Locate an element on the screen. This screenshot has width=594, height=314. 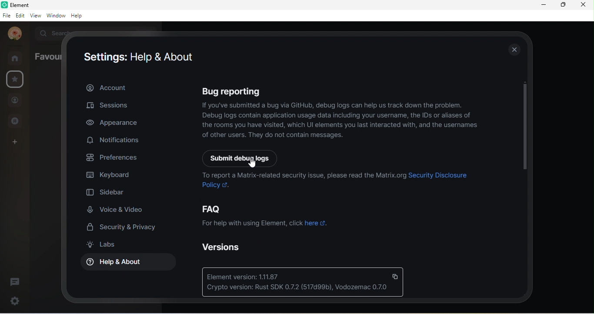
cursor is located at coordinates (253, 165).